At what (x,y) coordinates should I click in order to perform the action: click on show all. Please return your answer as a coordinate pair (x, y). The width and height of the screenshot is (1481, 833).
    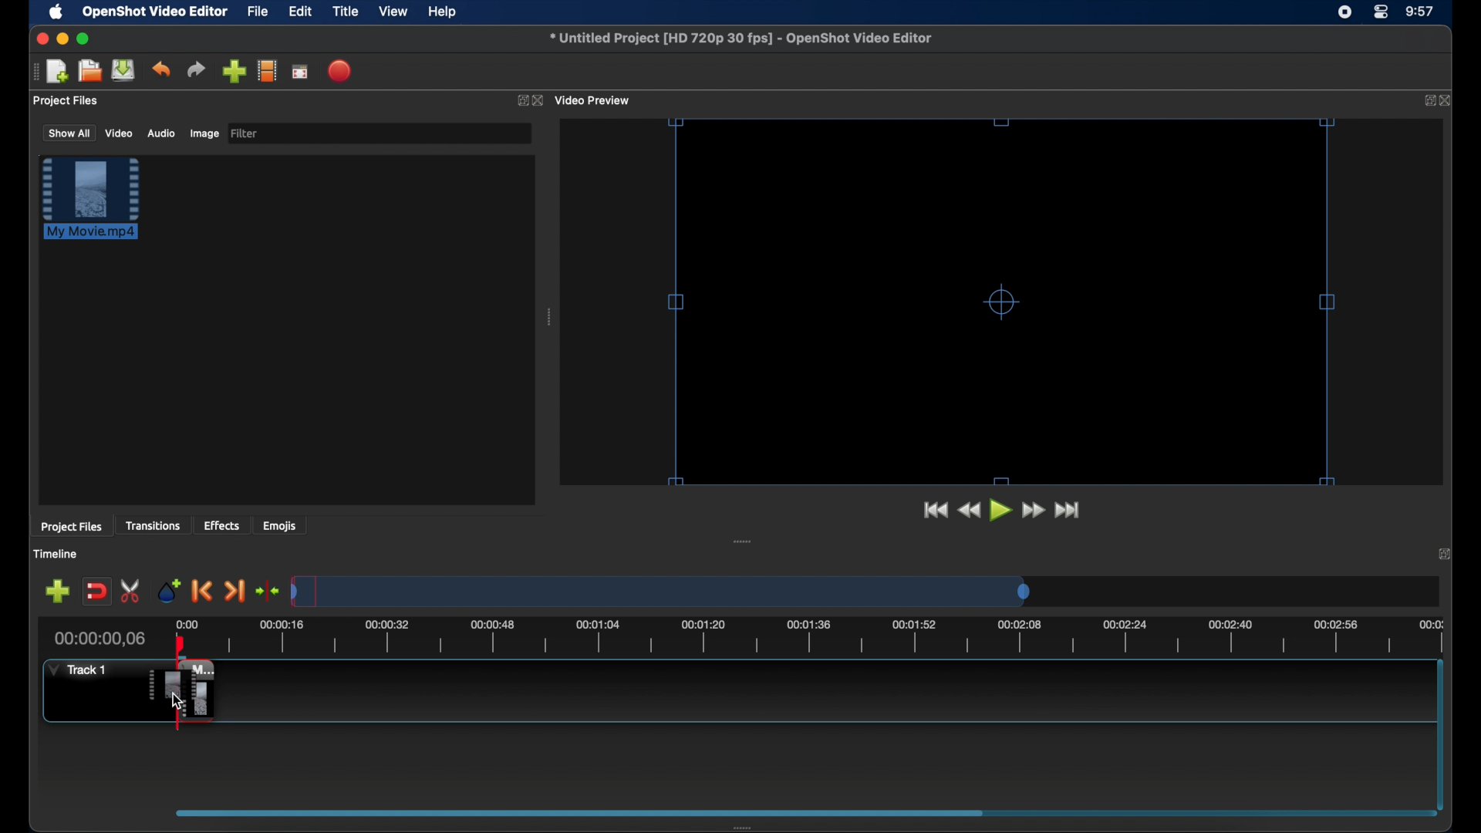
    Looking at the image, I should click on (68, 132).